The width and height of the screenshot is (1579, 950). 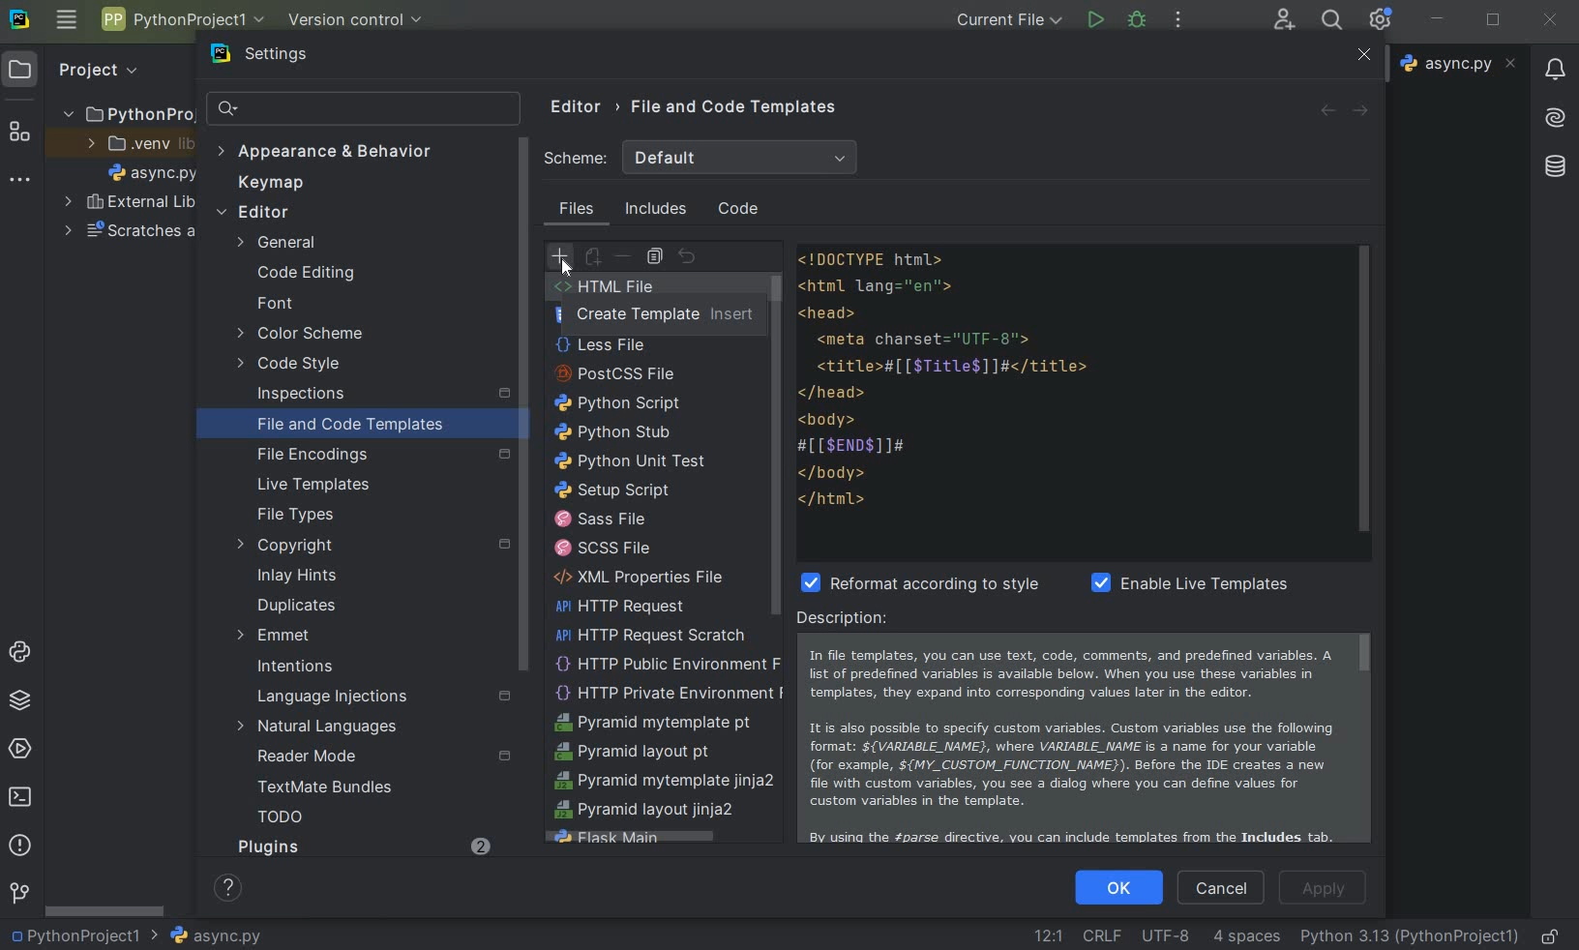 I want to click on ok, so click(x=1122, y=887).